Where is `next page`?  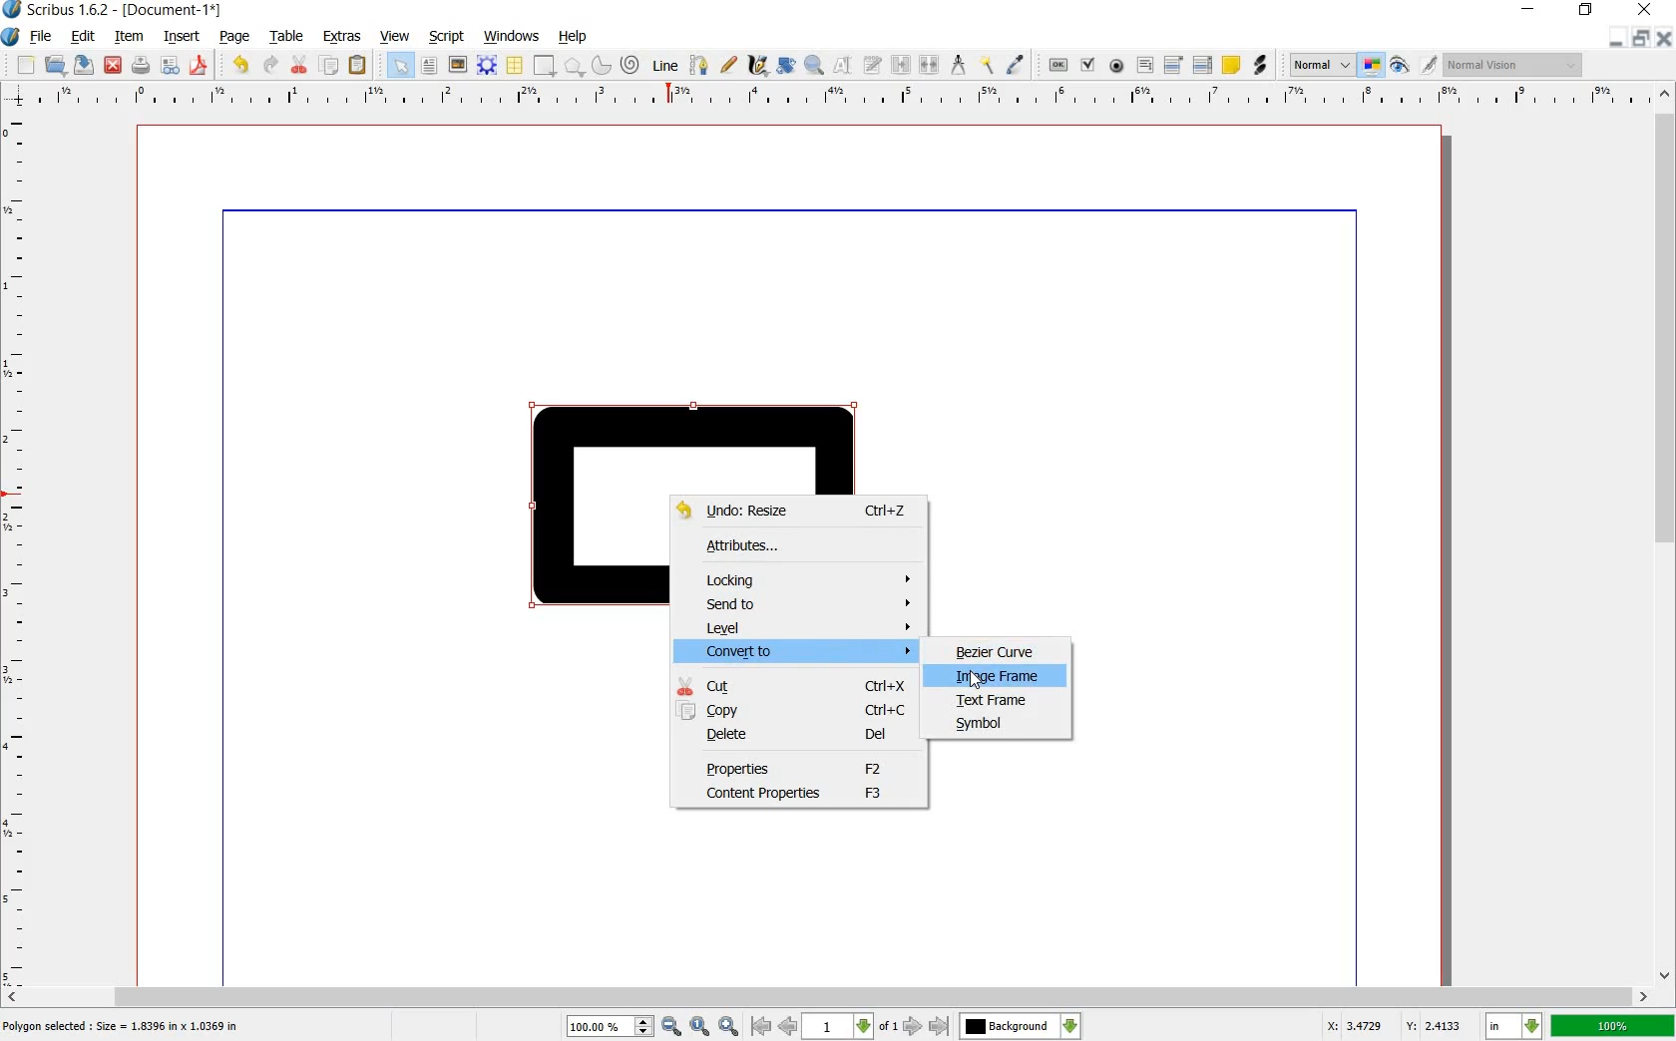 next page is located at coordinates (911, 1027).